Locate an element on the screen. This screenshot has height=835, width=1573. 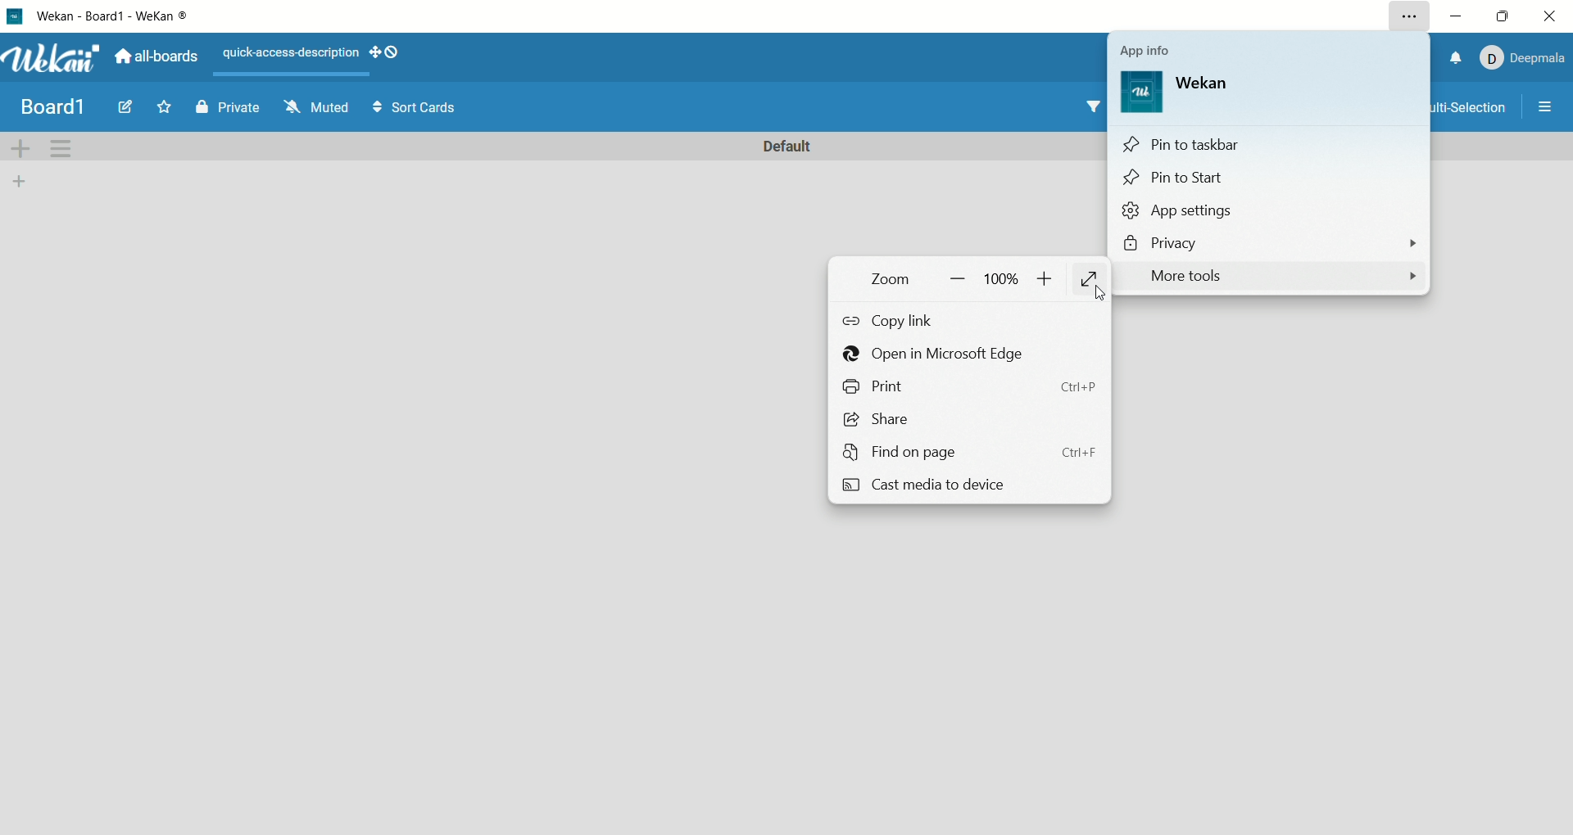
cast media to device is located at coordinates (966, 489).